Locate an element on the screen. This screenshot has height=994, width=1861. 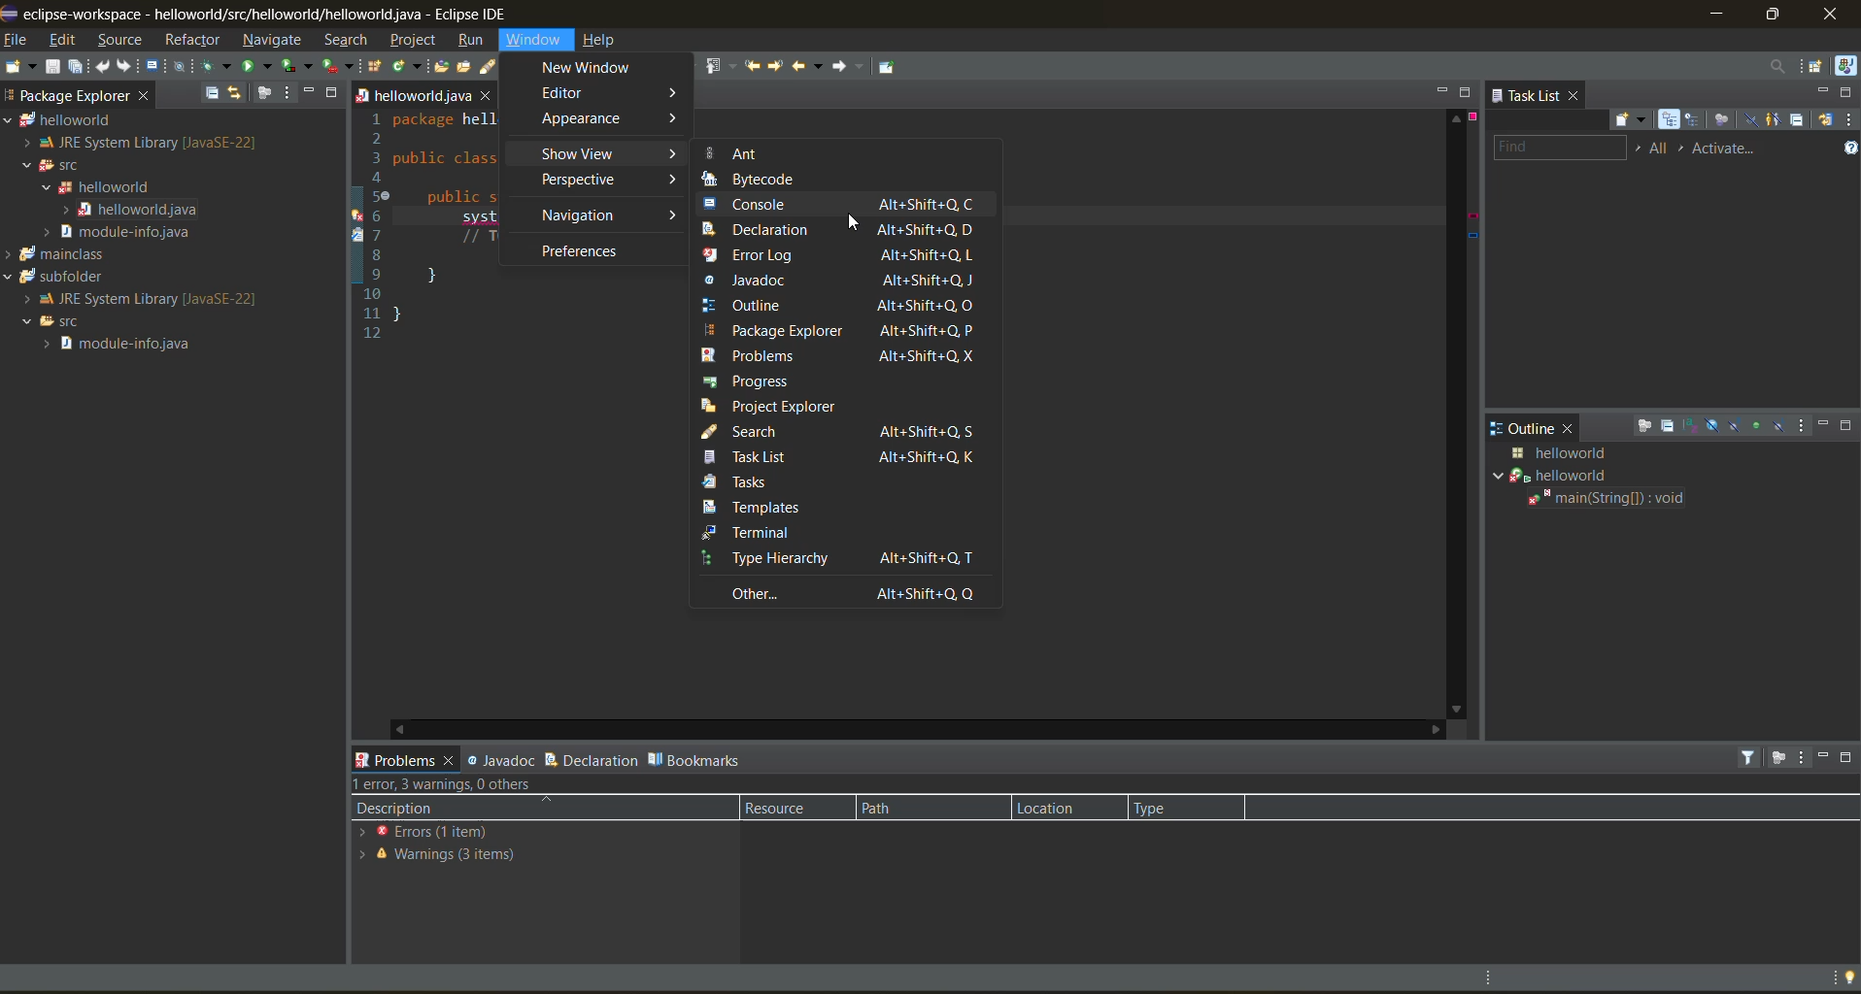
undo is located at coordinates (101, 69).